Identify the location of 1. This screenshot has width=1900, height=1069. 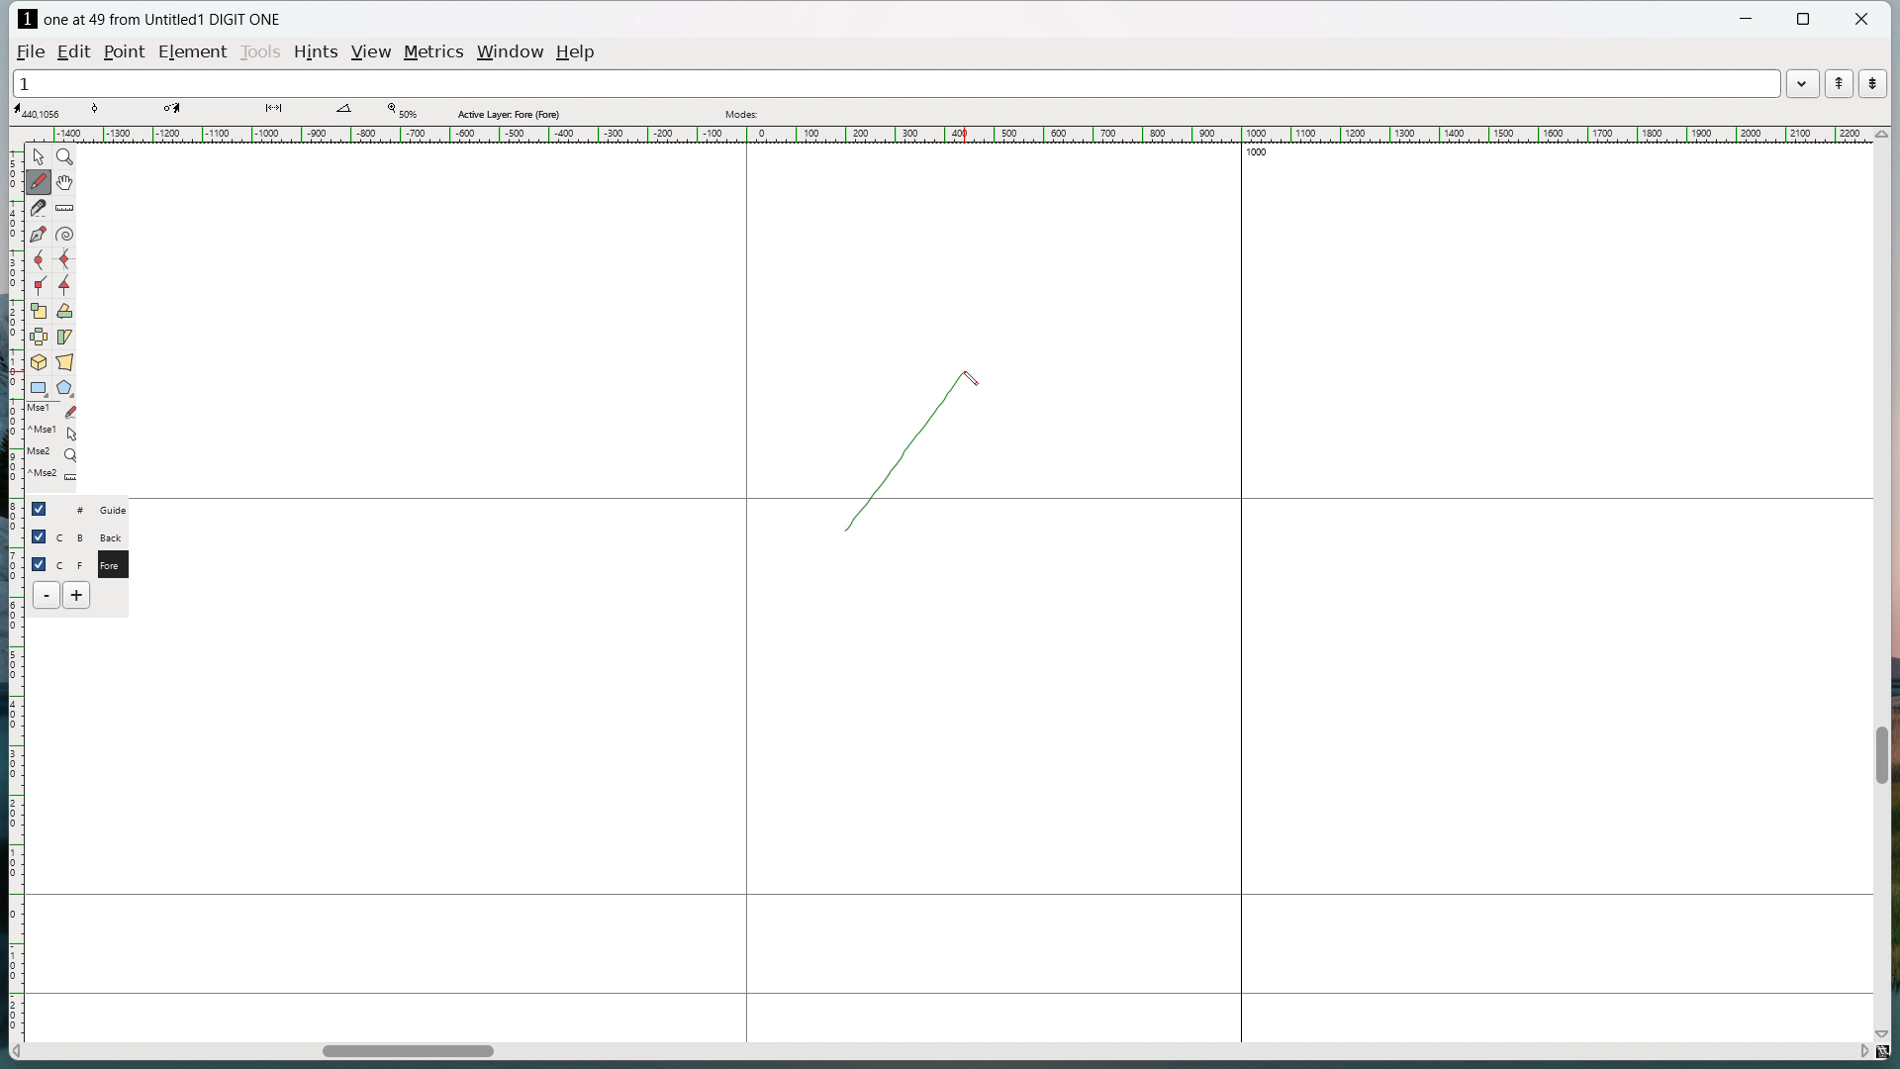
(895, 82).